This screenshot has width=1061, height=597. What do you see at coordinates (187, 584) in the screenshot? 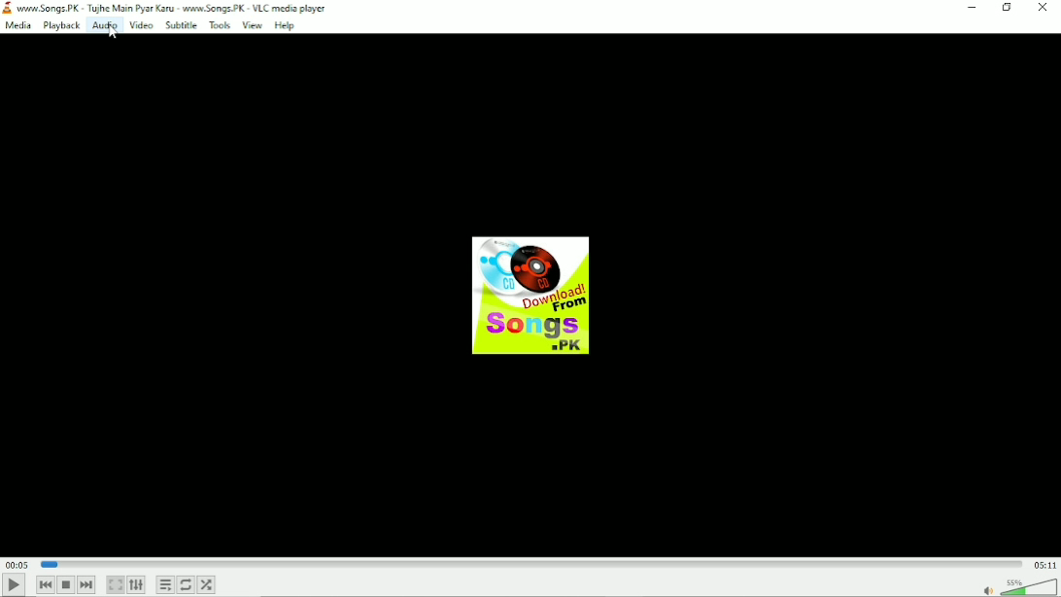
I see `Toggle between loop all, loop one and no loop` at bounding box center [187, 584].